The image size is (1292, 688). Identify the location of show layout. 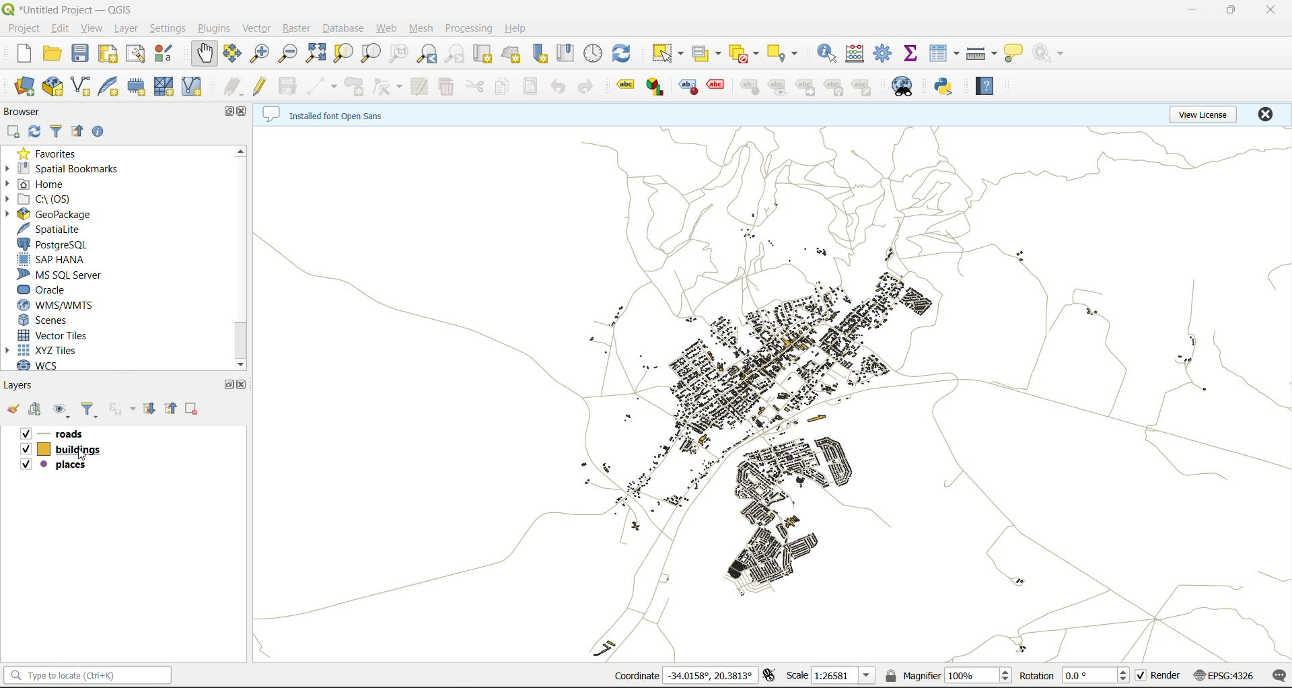
(137, 55).